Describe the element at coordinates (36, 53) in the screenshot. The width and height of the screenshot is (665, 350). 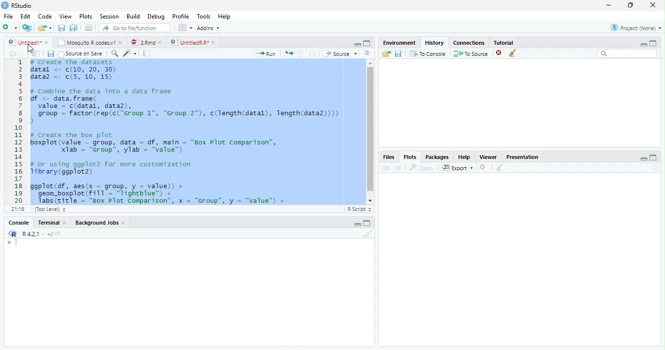
I see `Show in new window` at that location.